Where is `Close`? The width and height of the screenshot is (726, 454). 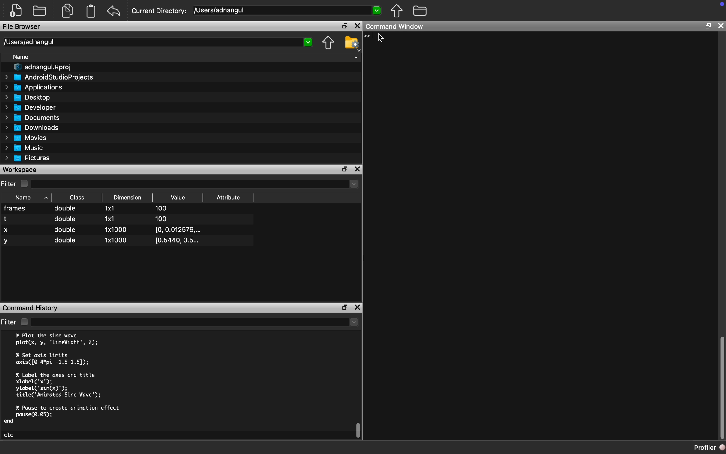
Close is located at coordinates (358, 169).